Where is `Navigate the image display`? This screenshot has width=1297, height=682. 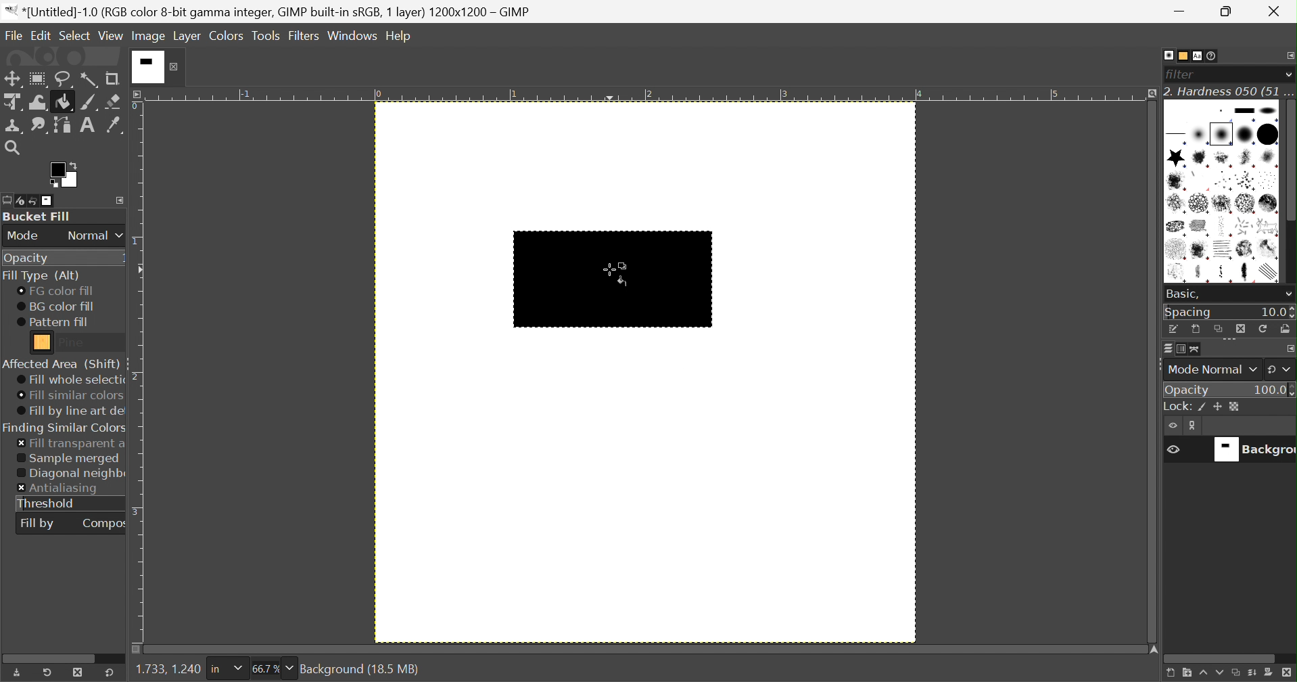
Navigate the image display is located at coordinates (1154, 650).